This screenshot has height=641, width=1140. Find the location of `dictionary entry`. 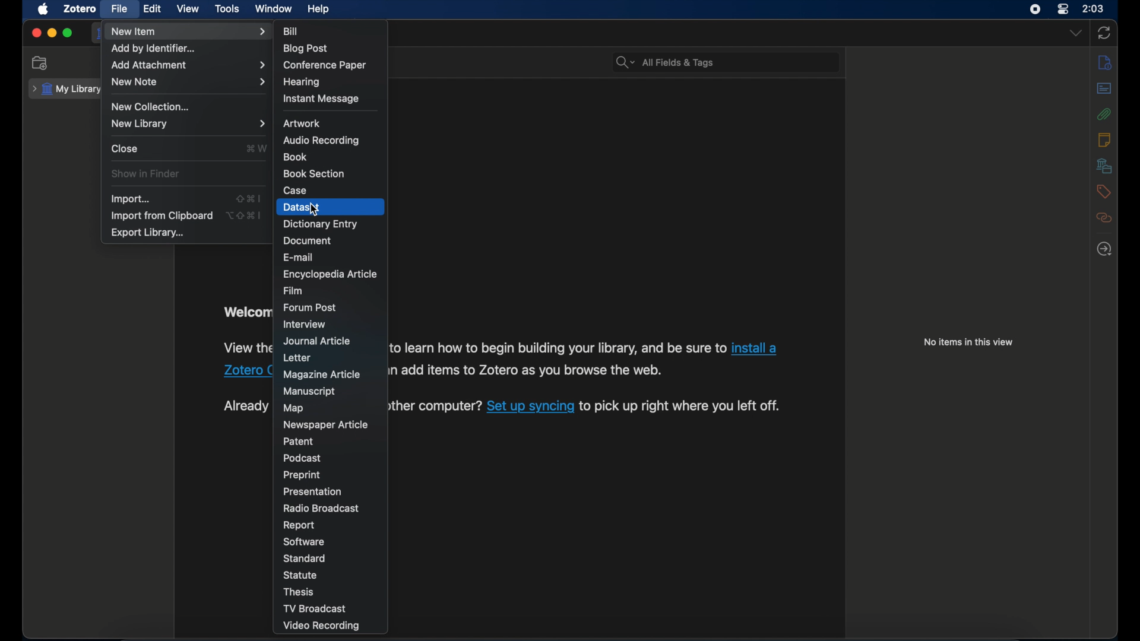

dictionary entry is located at coordinates (320, 224).